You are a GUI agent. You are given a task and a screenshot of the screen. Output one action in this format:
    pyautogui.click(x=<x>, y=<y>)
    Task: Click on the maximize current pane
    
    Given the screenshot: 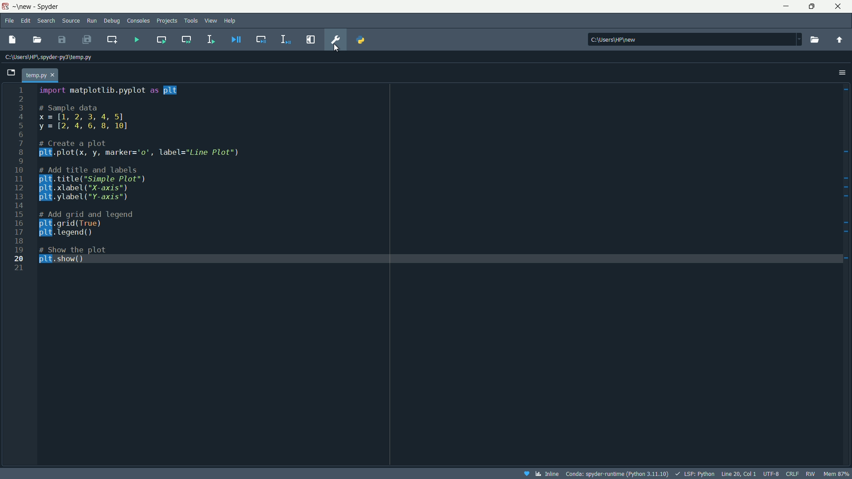 What is the action you would take?
    pyautogui.click(x=311, y=39)
    